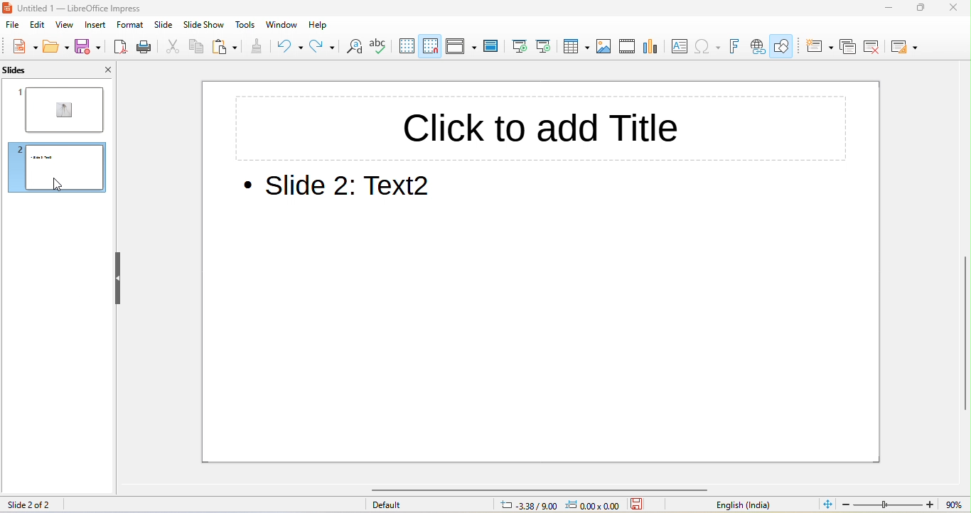 This screenshot has width=971, height=513. I want to click on click to add title, so click(540, 127).